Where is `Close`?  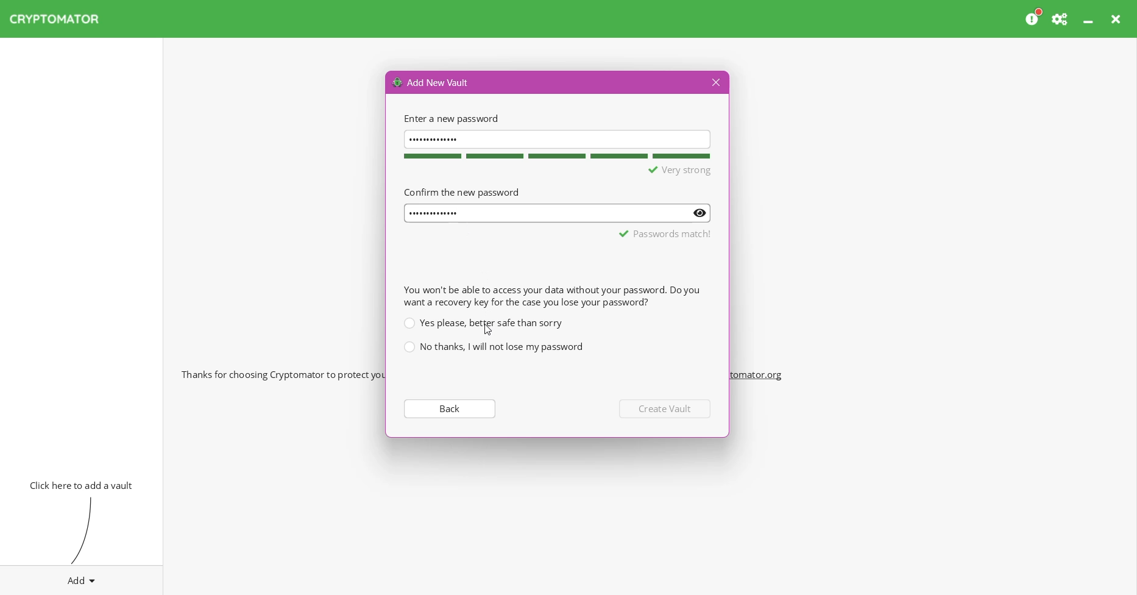 Close is located at coordinates (714, 83).